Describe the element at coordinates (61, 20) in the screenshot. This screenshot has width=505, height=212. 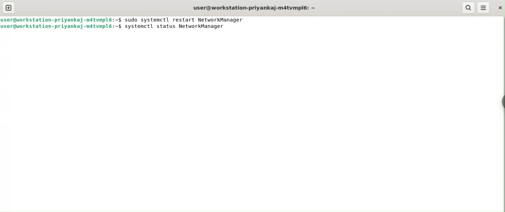
I see `user@workstation-priyankaj-m4tvmlp6:~$` at that location.